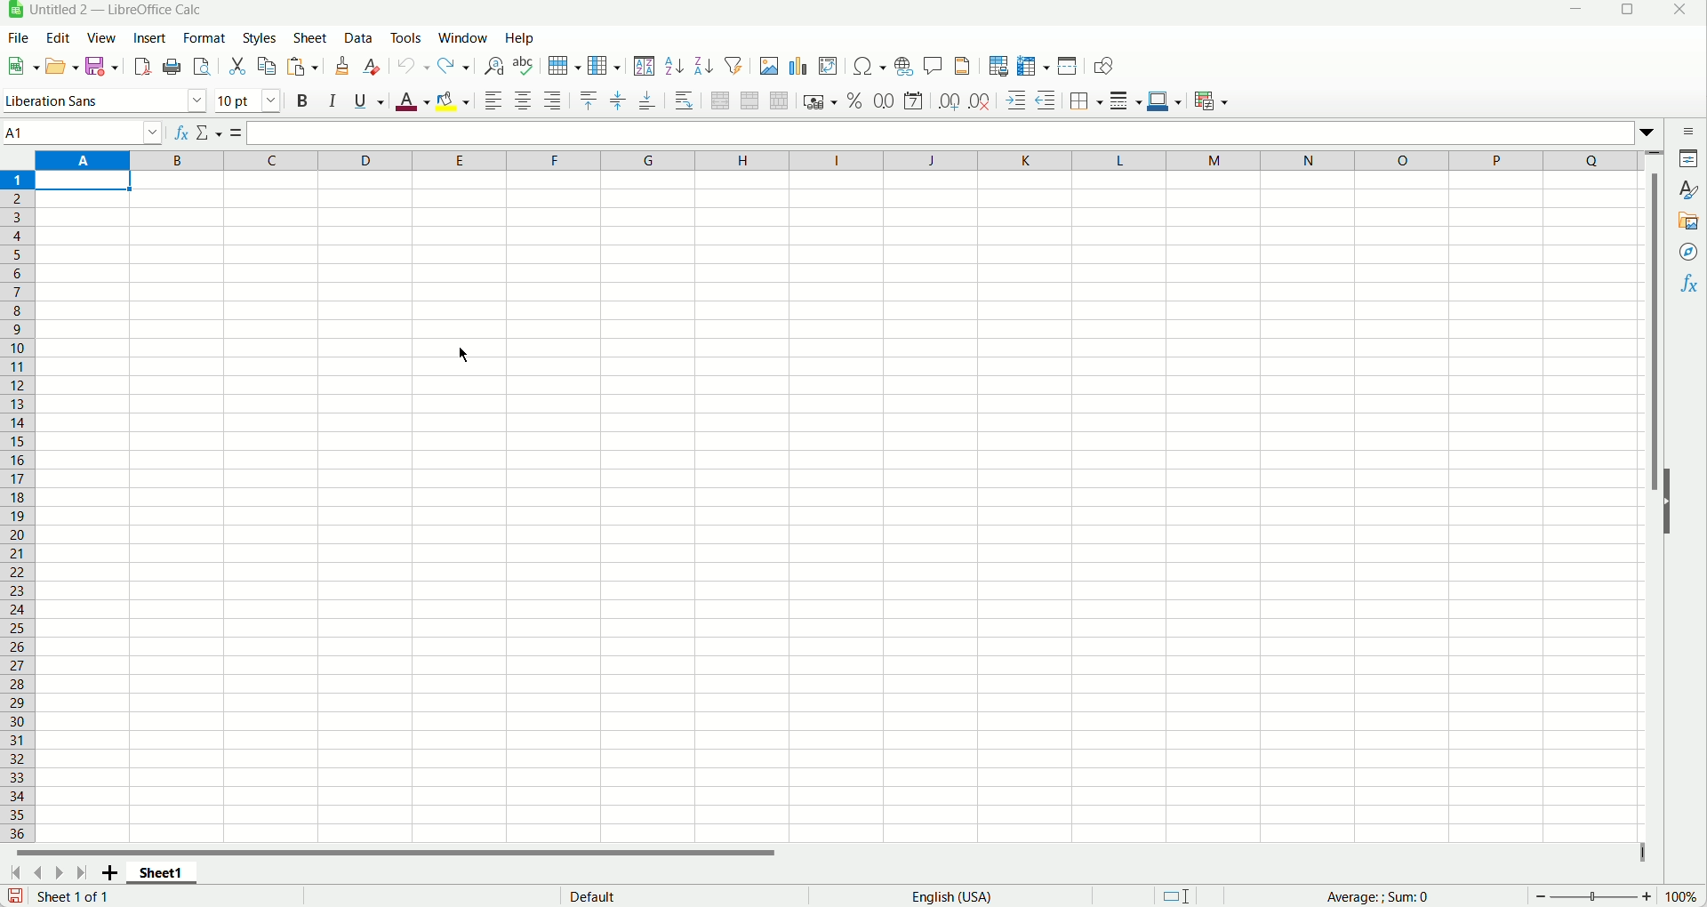  Describe the element at coordinates (960, 134) in the screenshot. I see `Input inline` at that location.